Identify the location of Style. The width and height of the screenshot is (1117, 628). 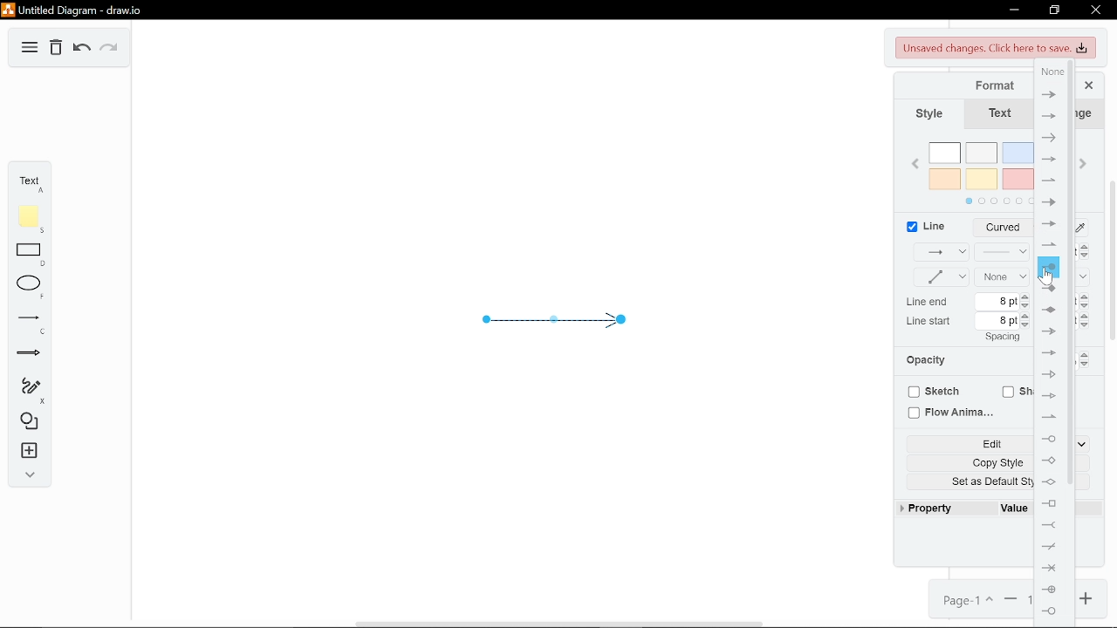
(934, 116).